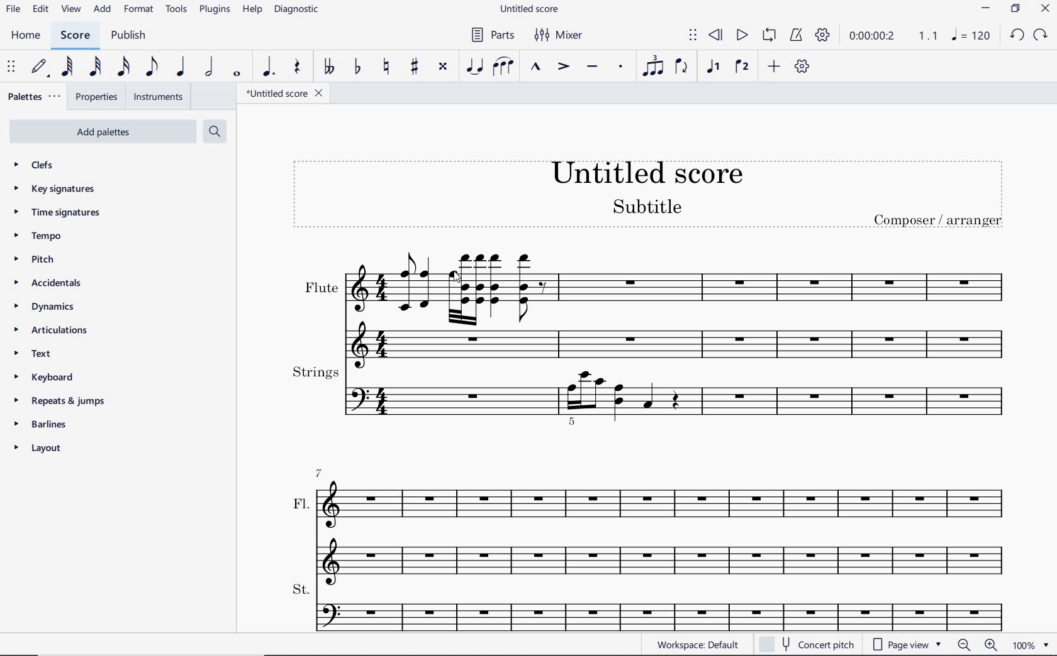 The image size is (1057, 656). What do you see at coordinates (657, 302) in the screenshot?
I see `flute` at bounding box center [657, 302].